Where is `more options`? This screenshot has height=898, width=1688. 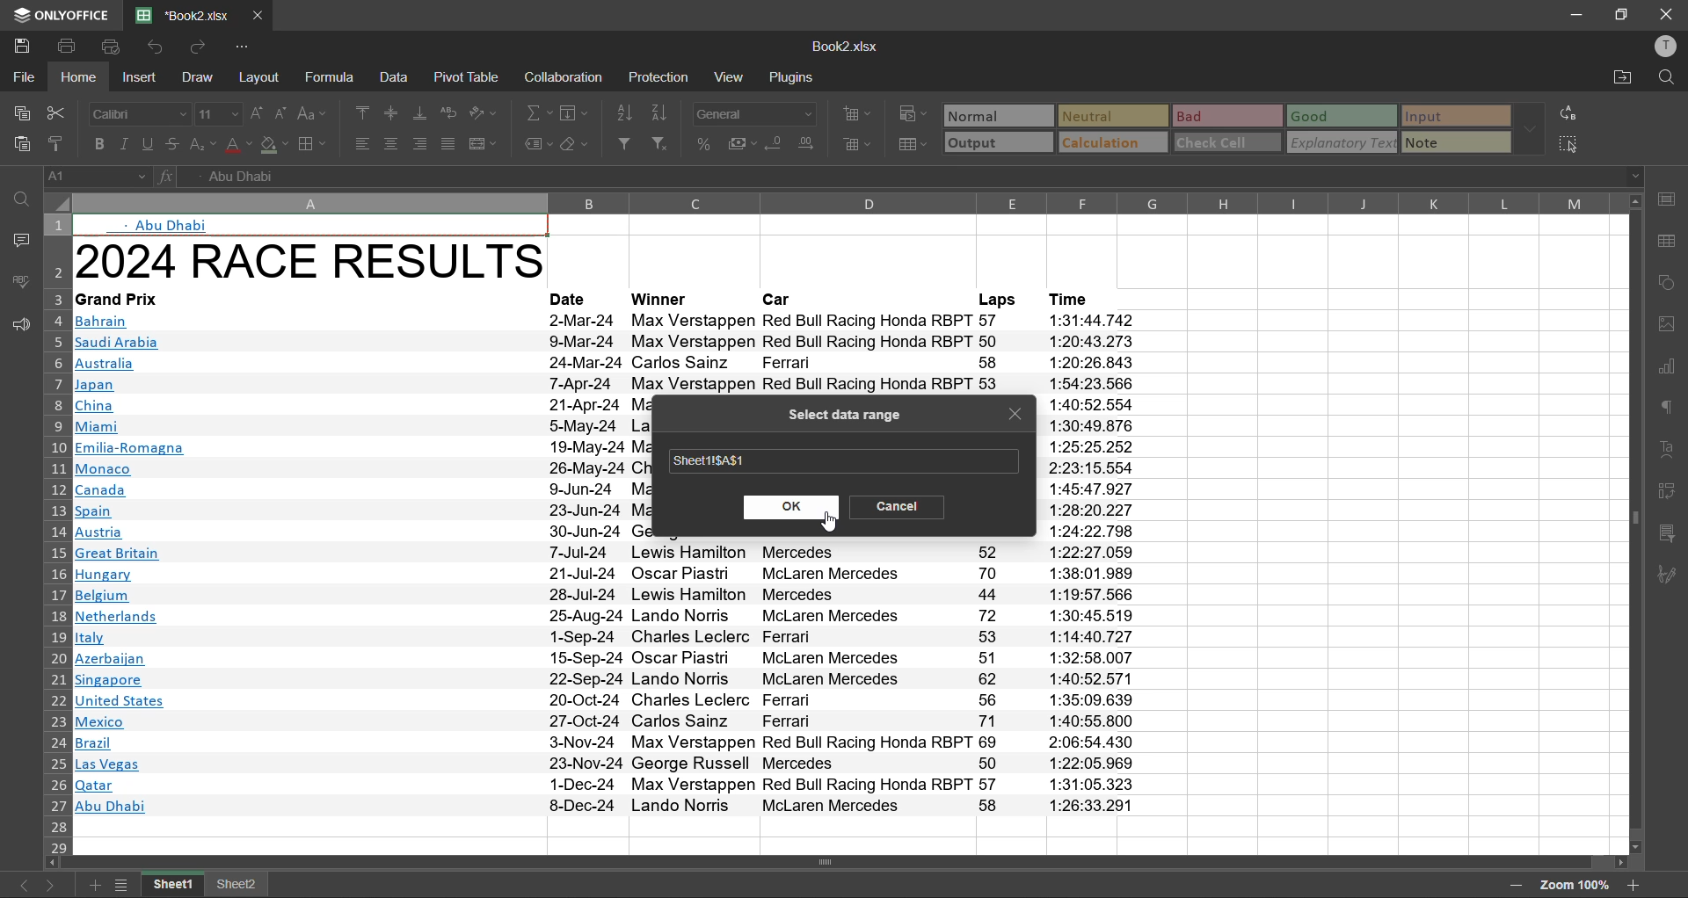
more options is located at coordinates (1529, 128).